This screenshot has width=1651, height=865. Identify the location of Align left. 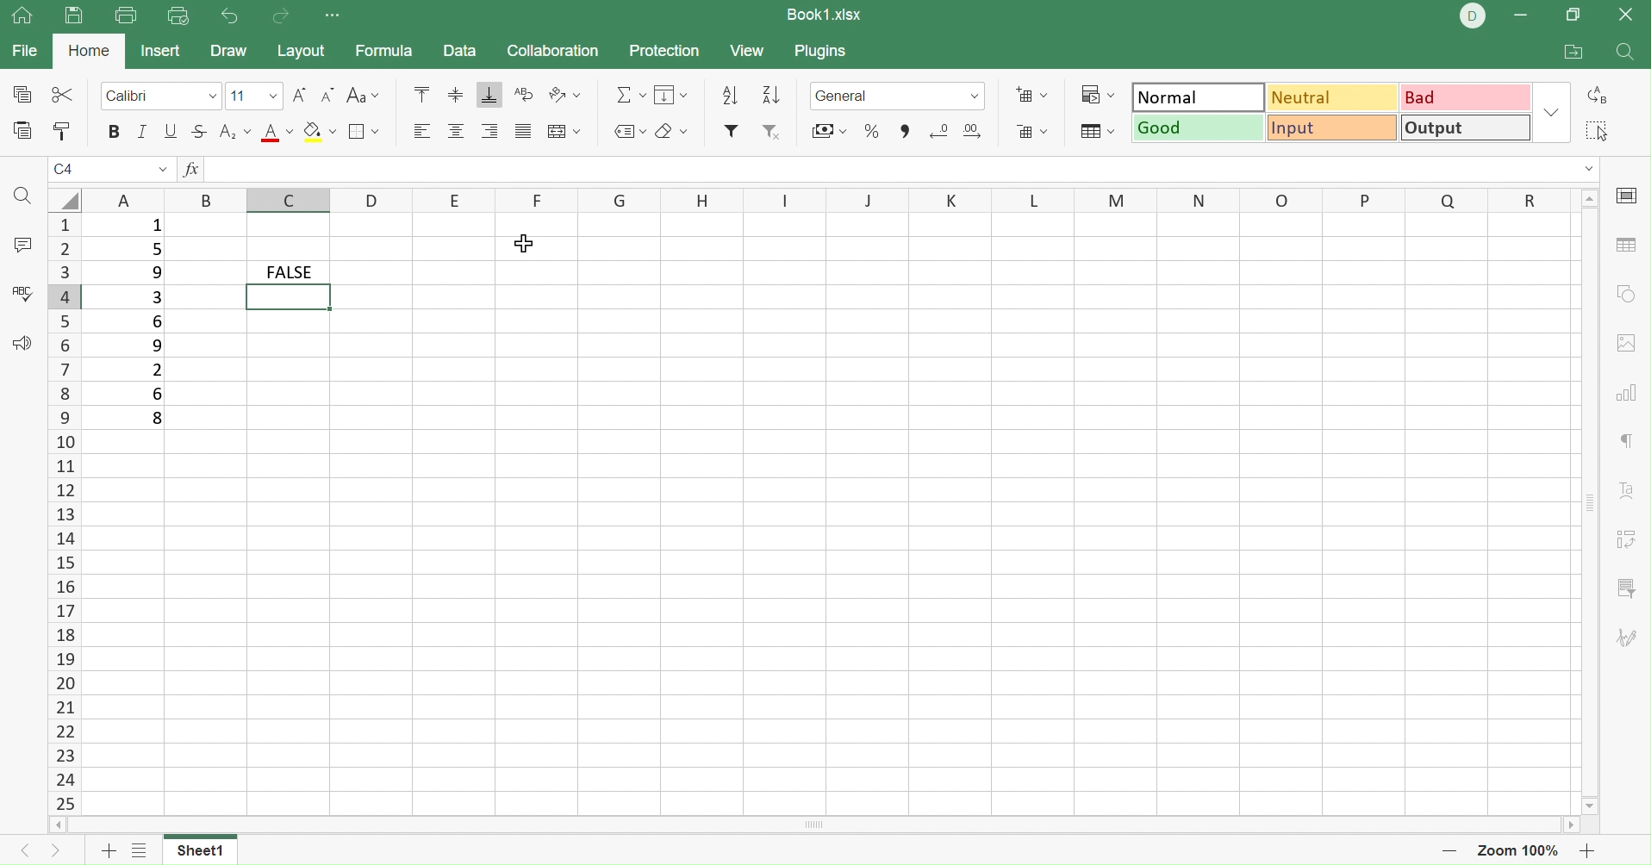
(421, 131).